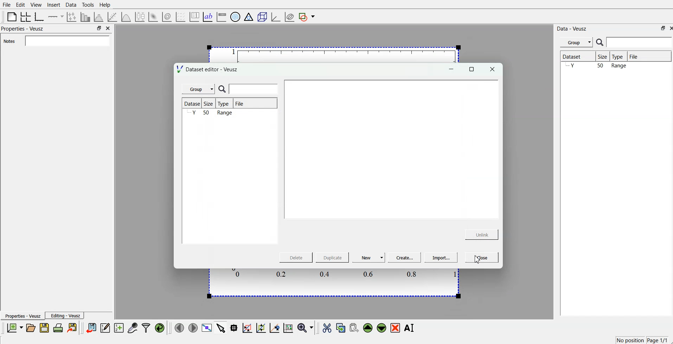 This screenshot has height=344, width=673. Describe the element at coordinates (629, 341) in the screenshot. I see `No position` at that location.